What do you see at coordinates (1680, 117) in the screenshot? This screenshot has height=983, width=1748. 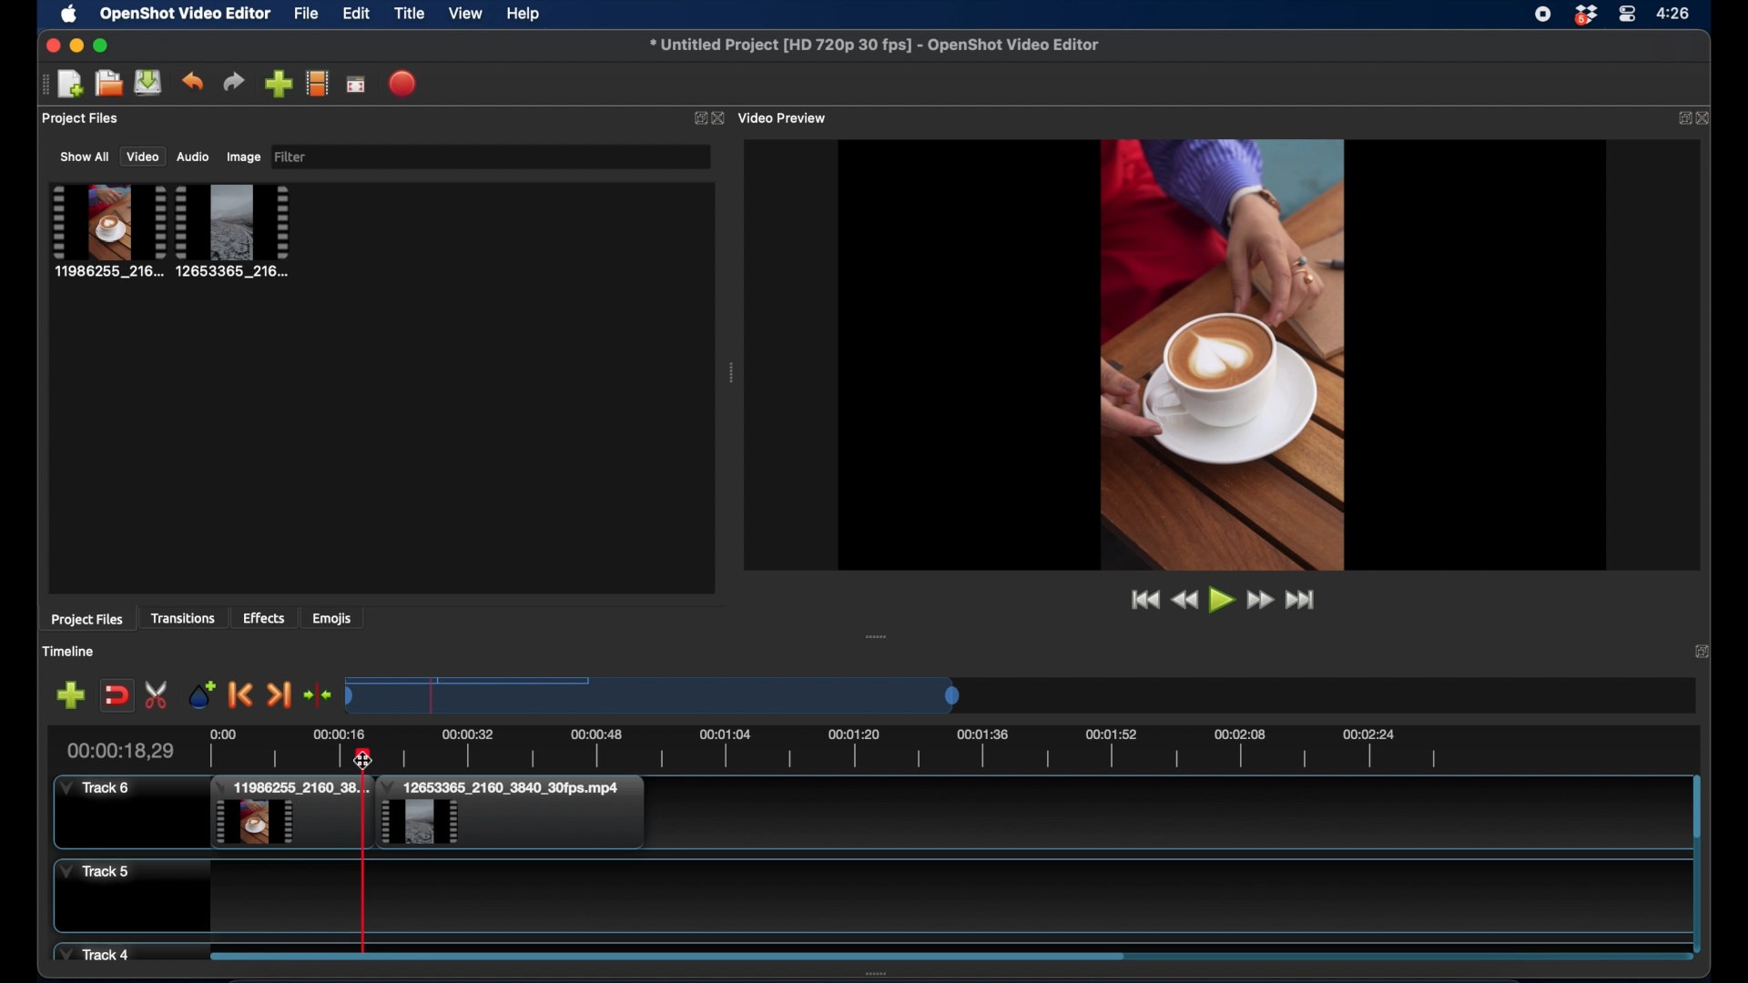 I see `expand` at bounding box center [1680, 117].